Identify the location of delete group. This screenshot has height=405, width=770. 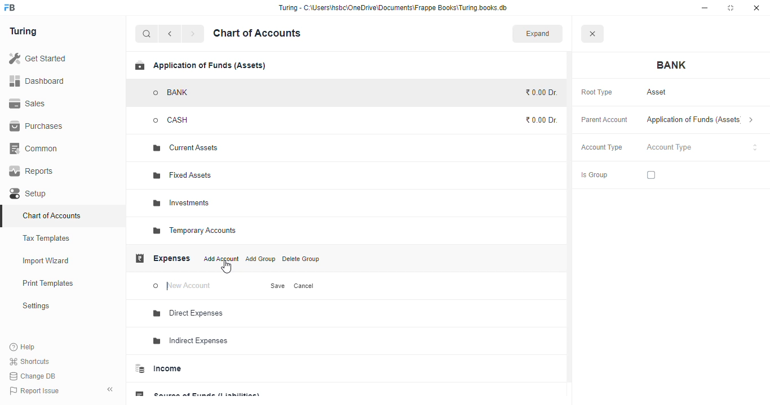
(300, 259).